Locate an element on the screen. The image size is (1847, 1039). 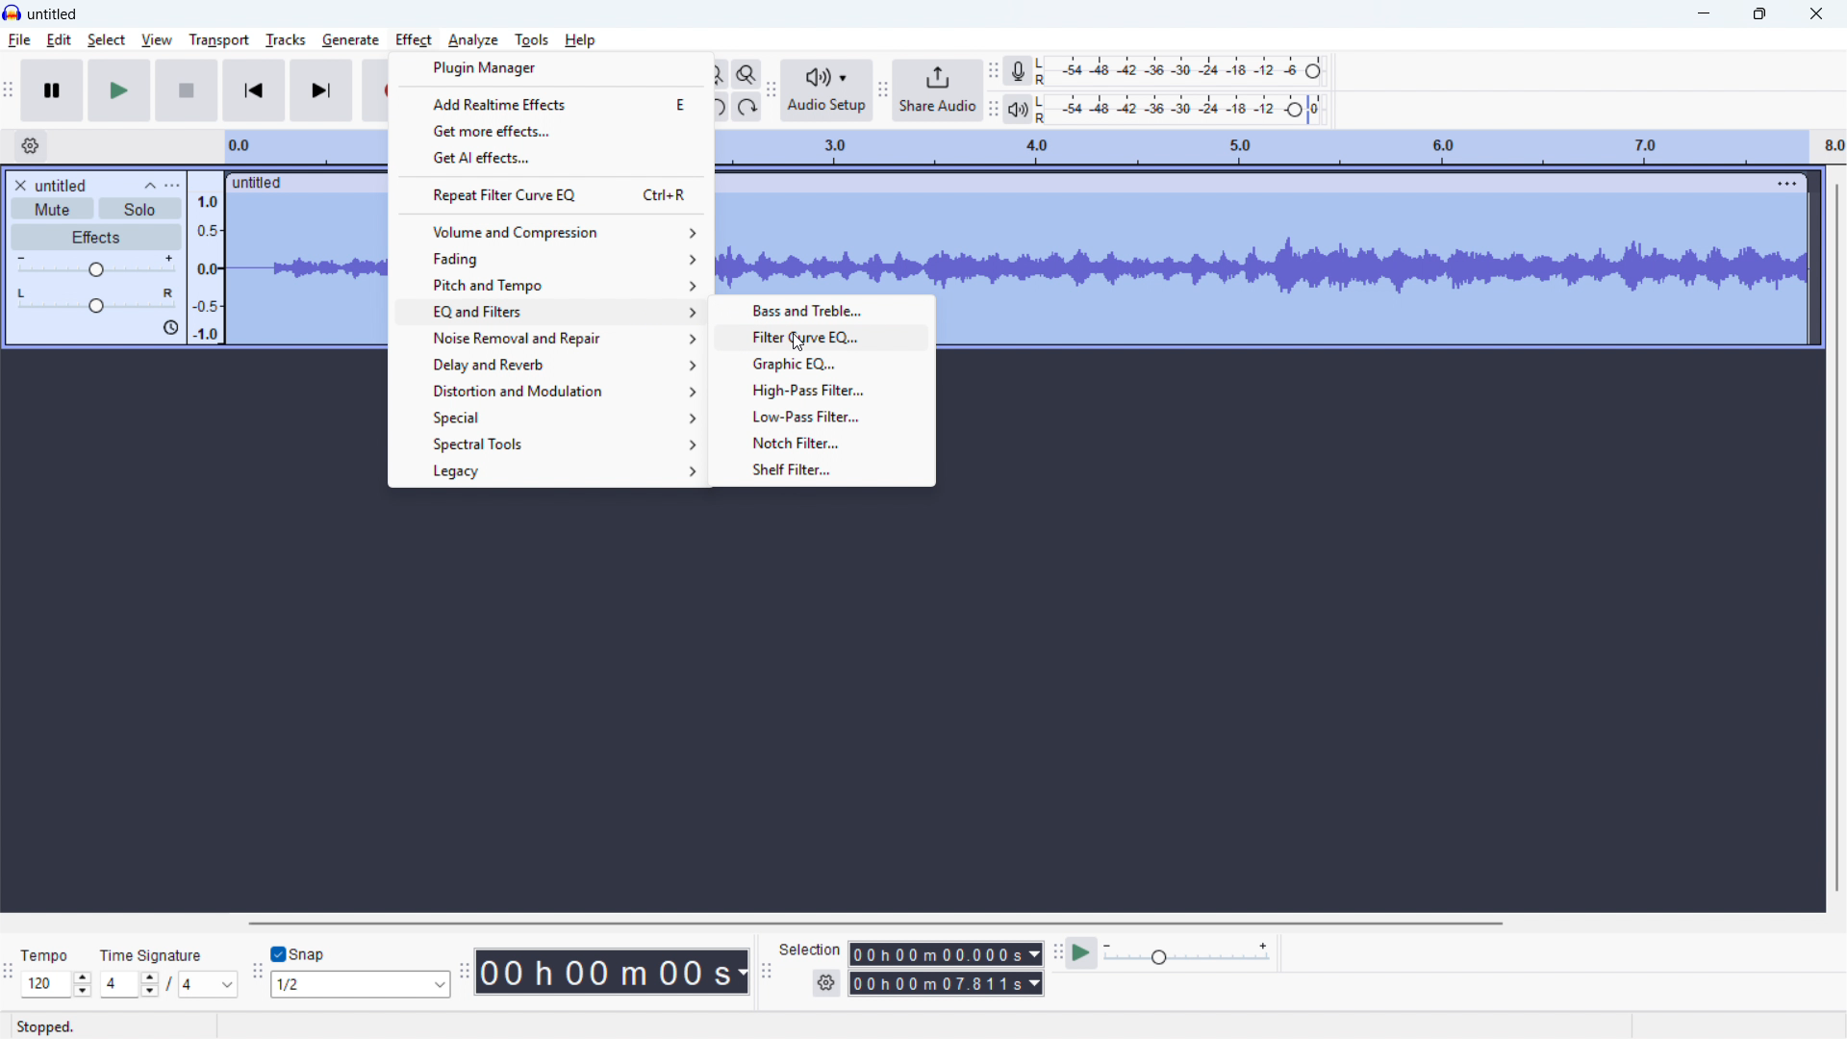
Repeat last filter is located at coordinates (552, 194).